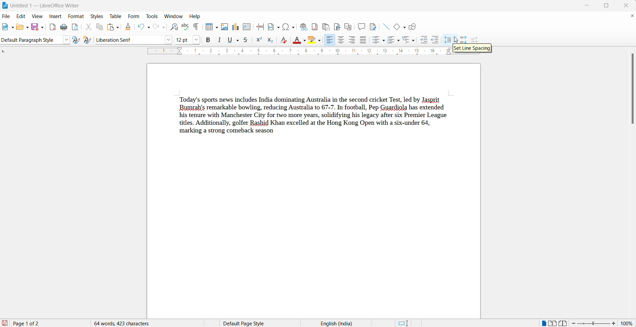  I want to click on underline, so click(231, 40).